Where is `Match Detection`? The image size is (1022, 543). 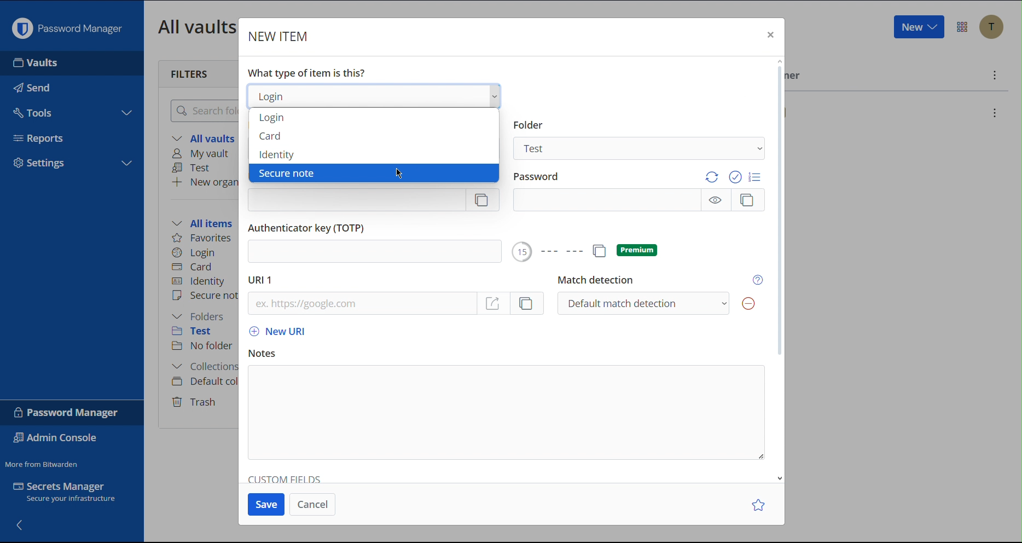
Match Detection is located at coordinates (595, 280).